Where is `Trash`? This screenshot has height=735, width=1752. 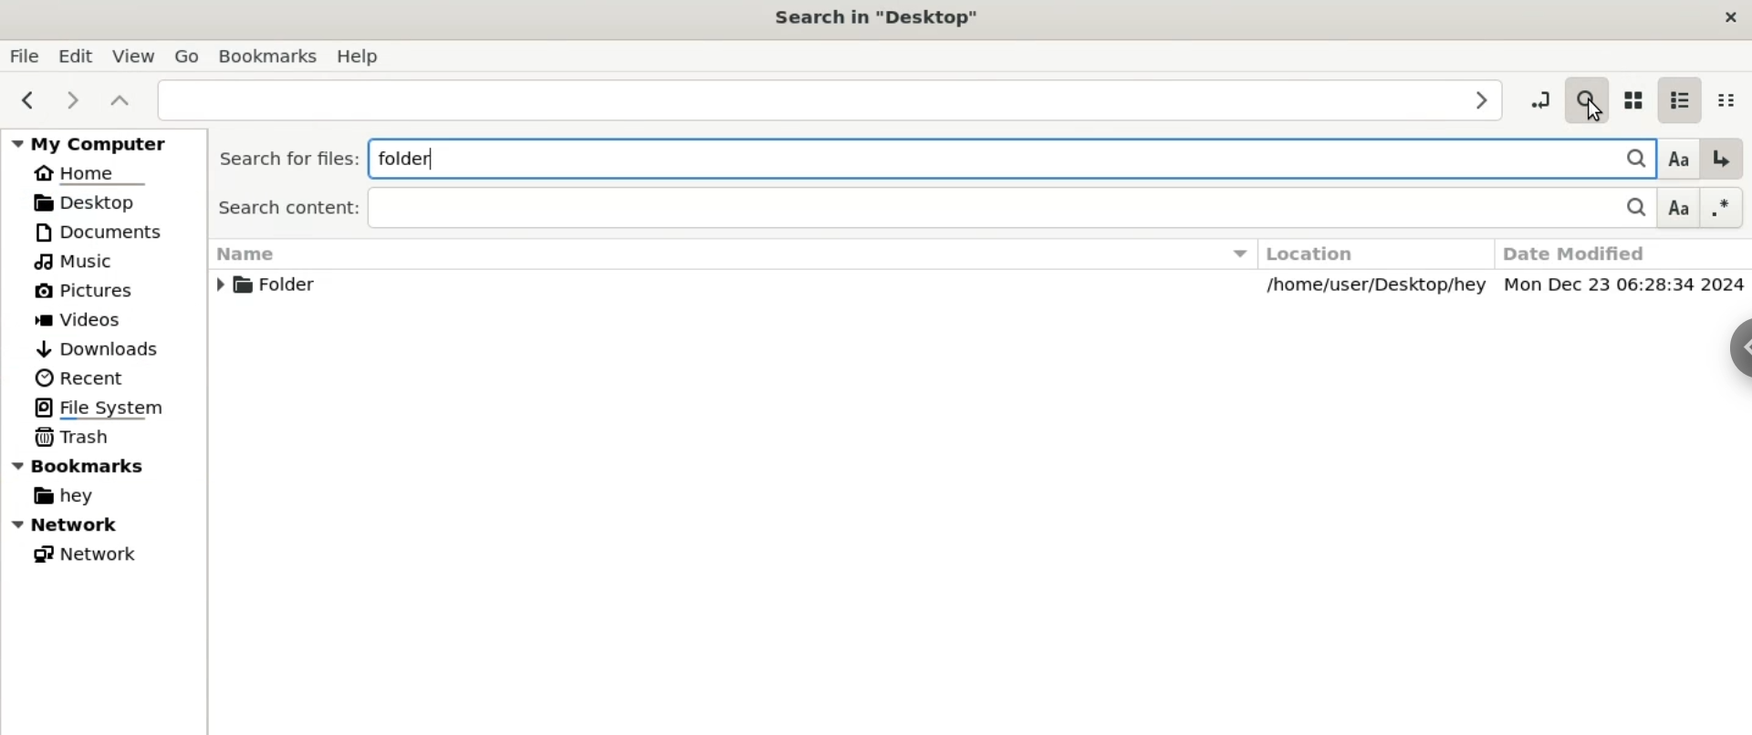 Trash is located at coordinates (72, 436).